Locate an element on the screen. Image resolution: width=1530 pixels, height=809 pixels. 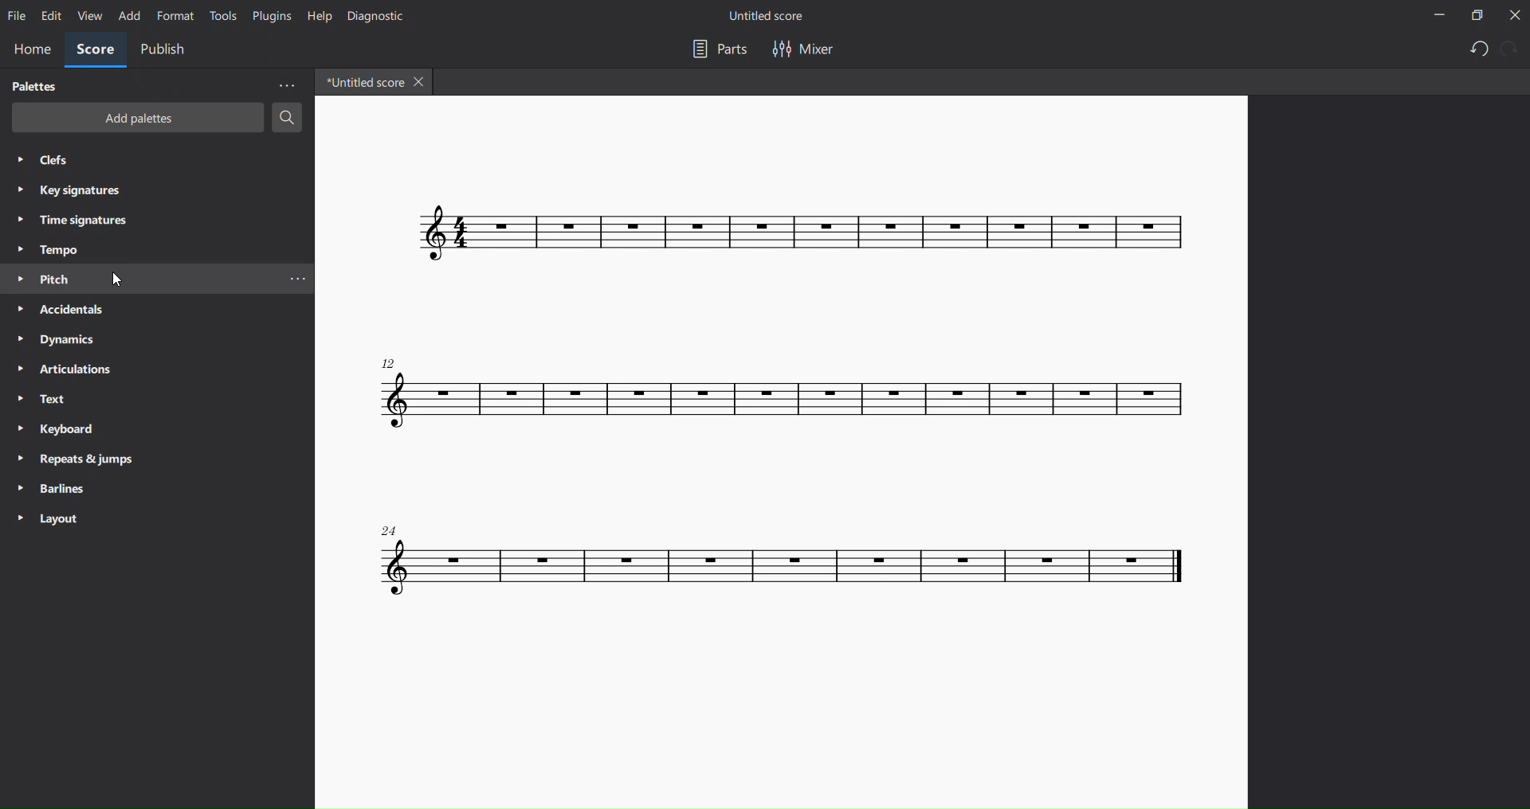
layout is located at coordinates (53, 521).